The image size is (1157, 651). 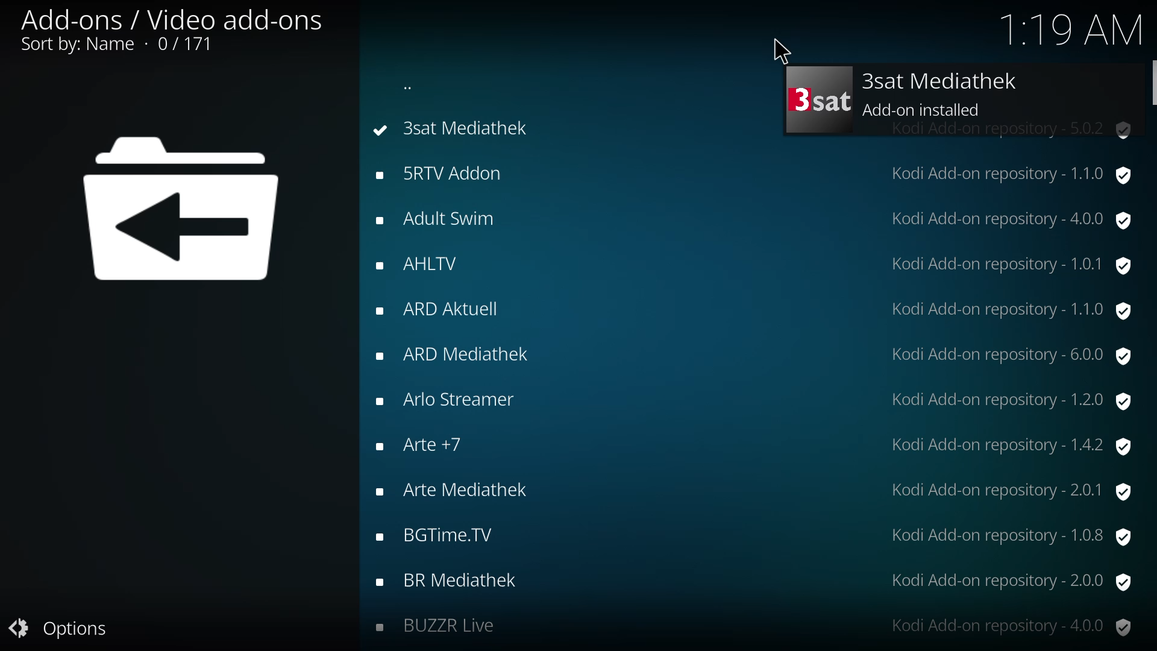 I want to click on add-on installed, so click(x=963, y=107).